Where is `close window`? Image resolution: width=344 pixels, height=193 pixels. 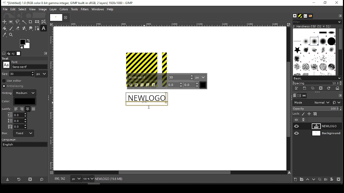 close window is located at coordinates (336, 3).